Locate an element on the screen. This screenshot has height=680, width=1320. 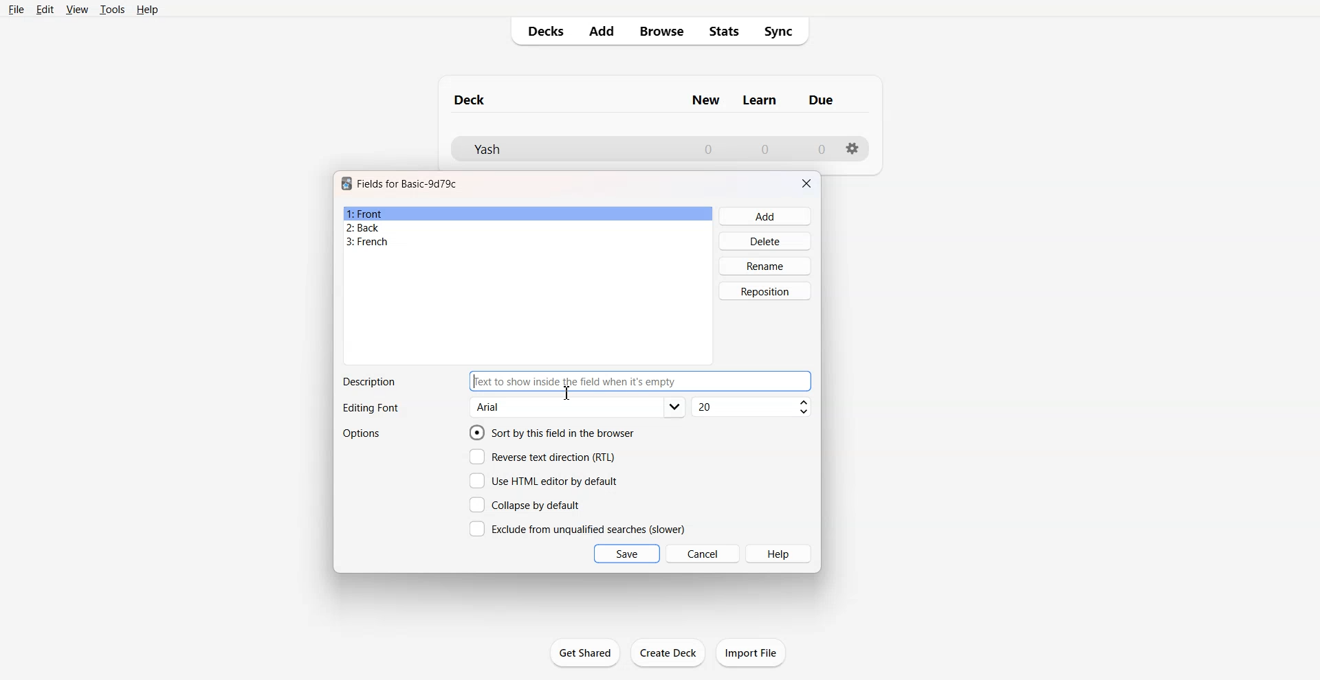
French is located at coordinates (528, 242).